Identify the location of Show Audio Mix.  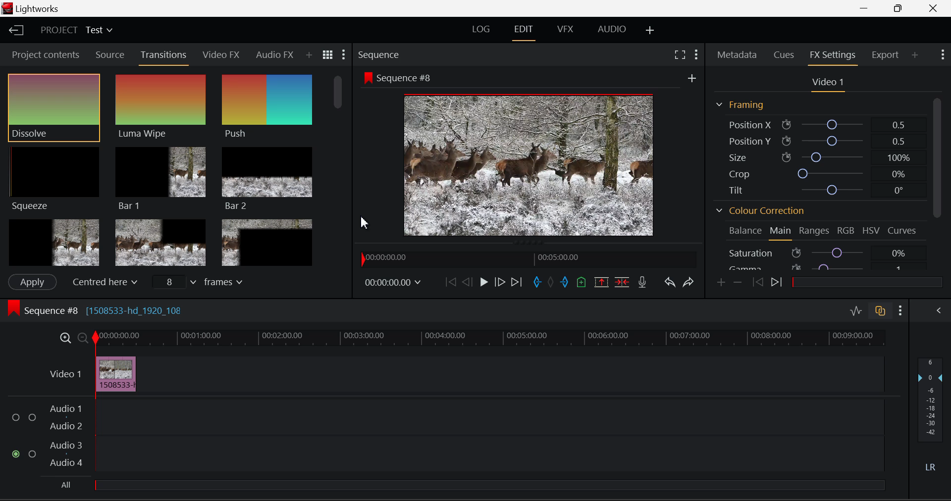
(938, 310).